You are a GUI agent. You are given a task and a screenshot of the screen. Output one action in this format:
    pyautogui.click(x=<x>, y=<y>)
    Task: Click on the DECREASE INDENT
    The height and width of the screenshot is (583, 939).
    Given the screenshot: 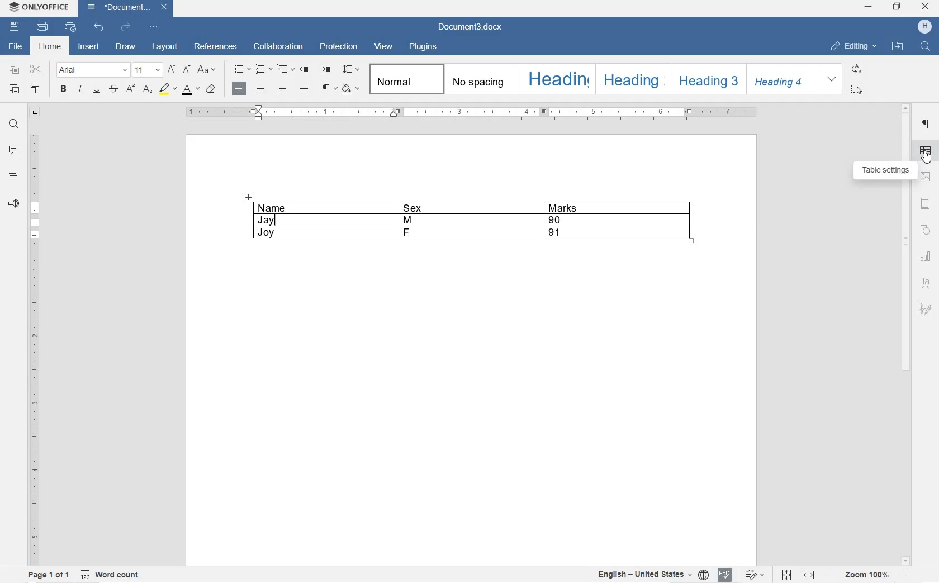 What is the action you would take?
    pyautogui.click(x=303, y=69)
    